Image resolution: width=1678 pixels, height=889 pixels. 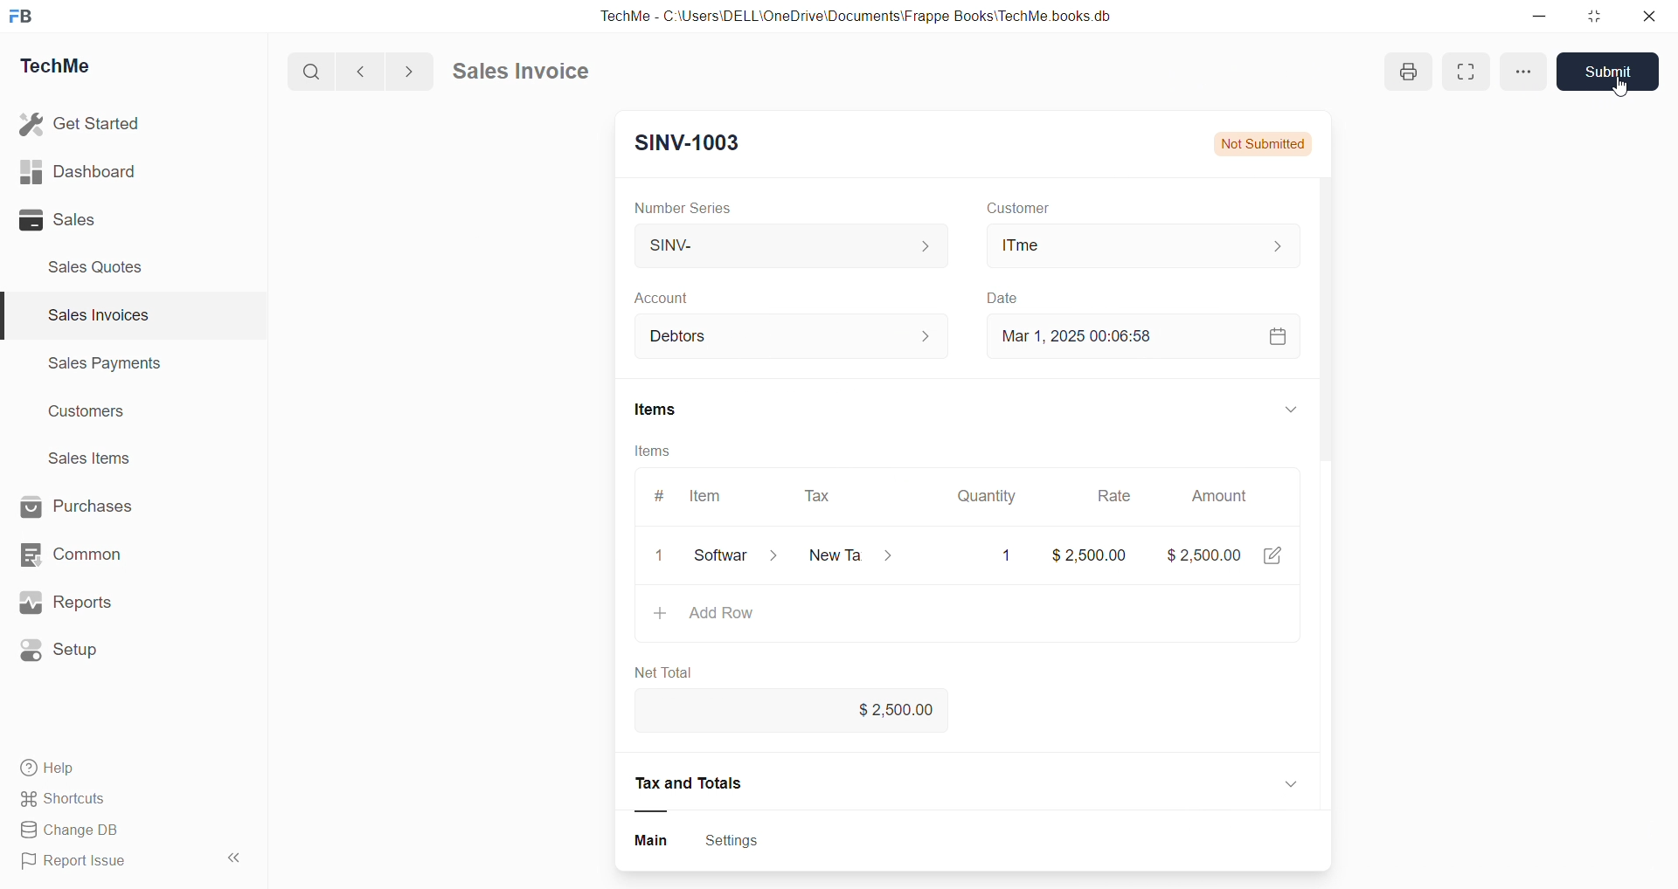 What do you see at coordinates (662, 557) in the screenshot?
I see `1` at bounding box center [662, 557].